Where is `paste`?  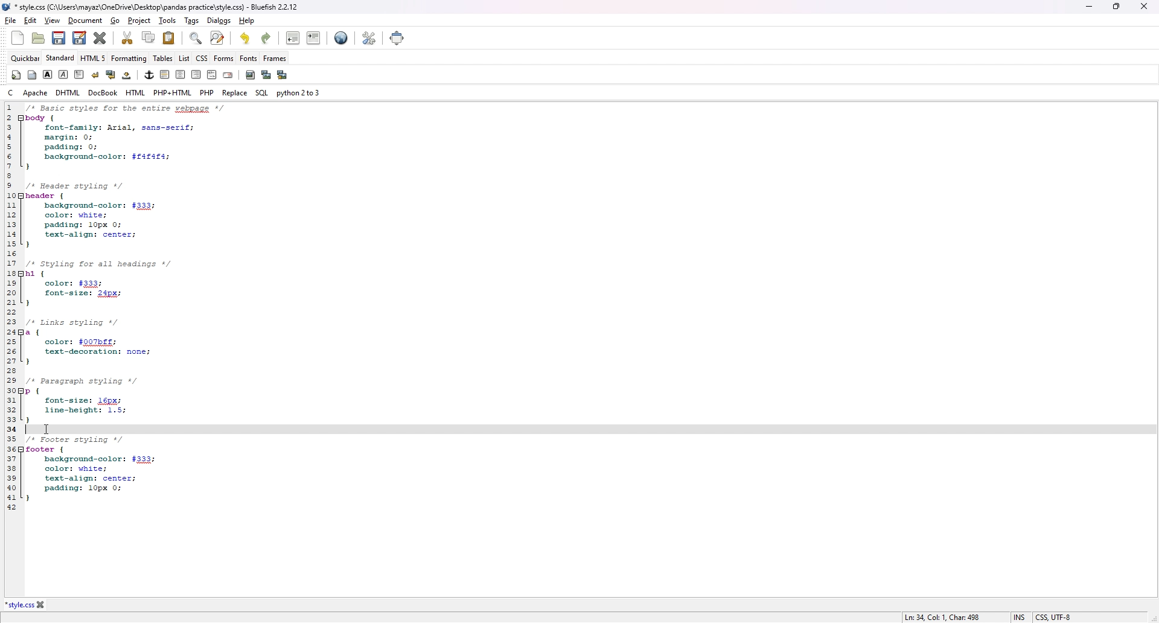 paste is located at coordinates (169, 37).